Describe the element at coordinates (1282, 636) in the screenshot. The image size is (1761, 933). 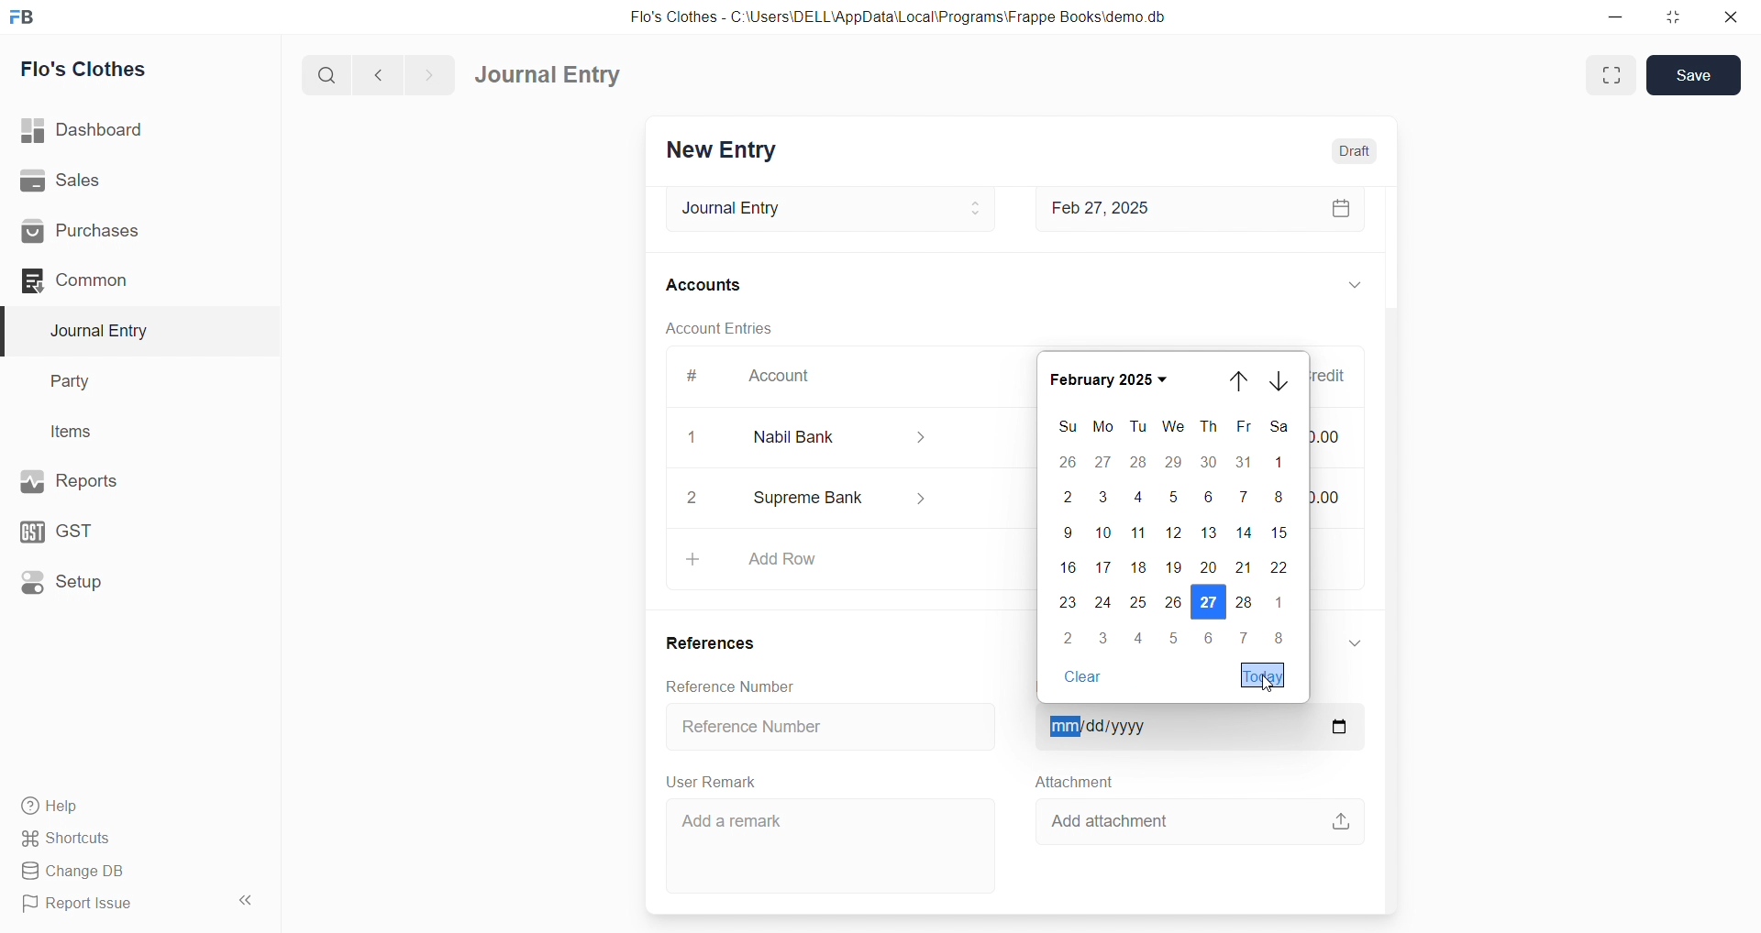
I see `8` at that location.